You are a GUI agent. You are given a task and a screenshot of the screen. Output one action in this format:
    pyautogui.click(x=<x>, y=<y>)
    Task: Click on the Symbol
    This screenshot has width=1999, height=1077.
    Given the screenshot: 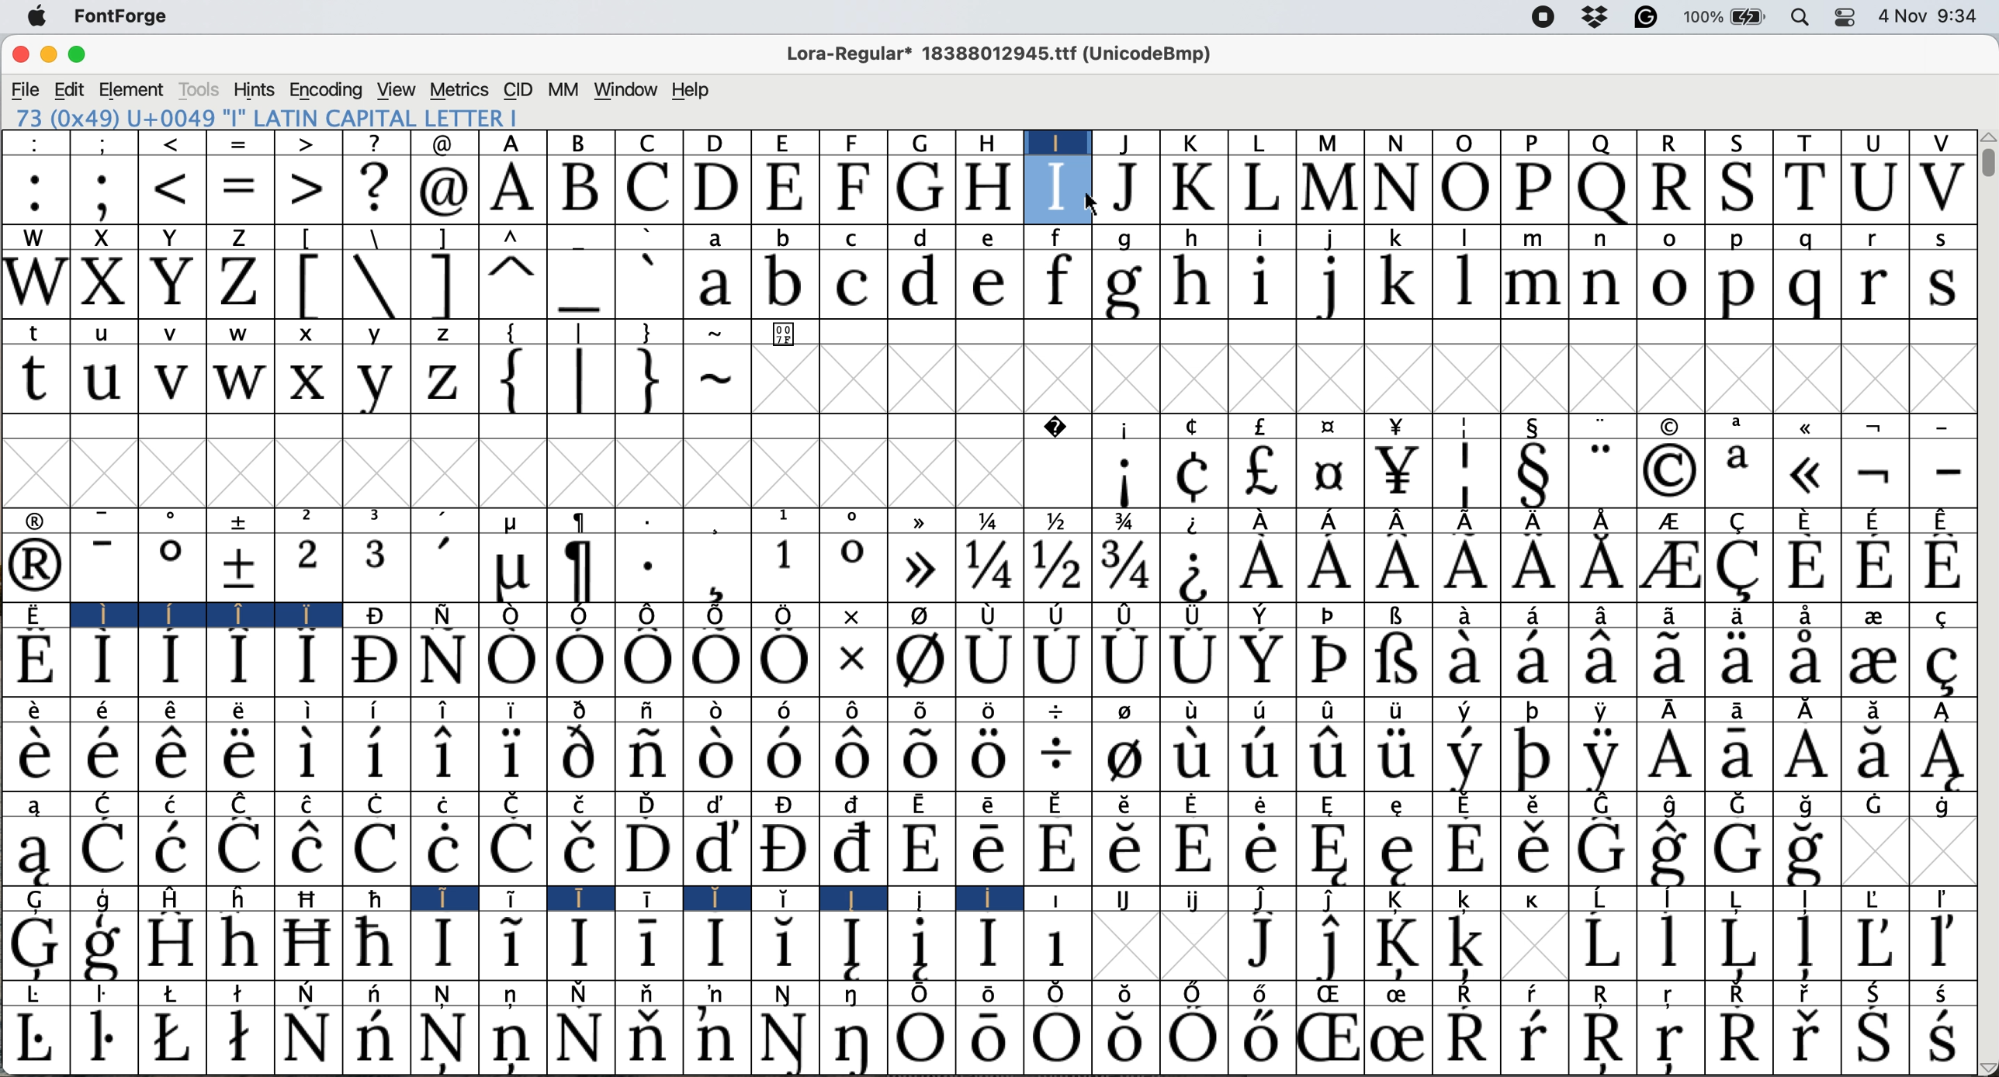 What is the action you would take?
    pyautogui.click(x=444, y=757)
    